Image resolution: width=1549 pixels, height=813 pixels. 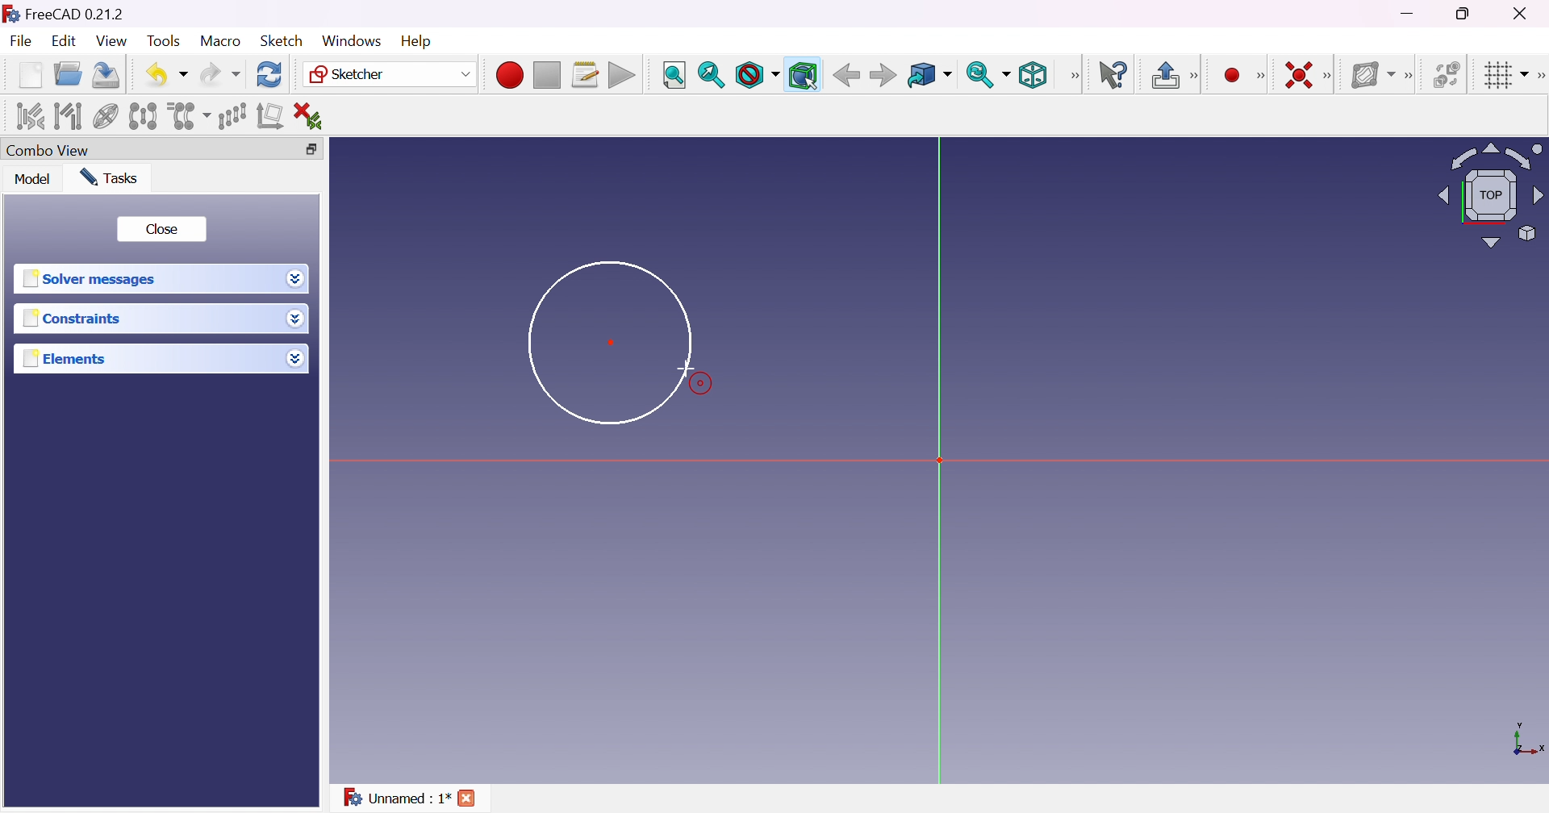 What do you see at coordinates (1447, 74) in the screenshot?
I see `Switch virtual space` at bounding box center [1447, 74].